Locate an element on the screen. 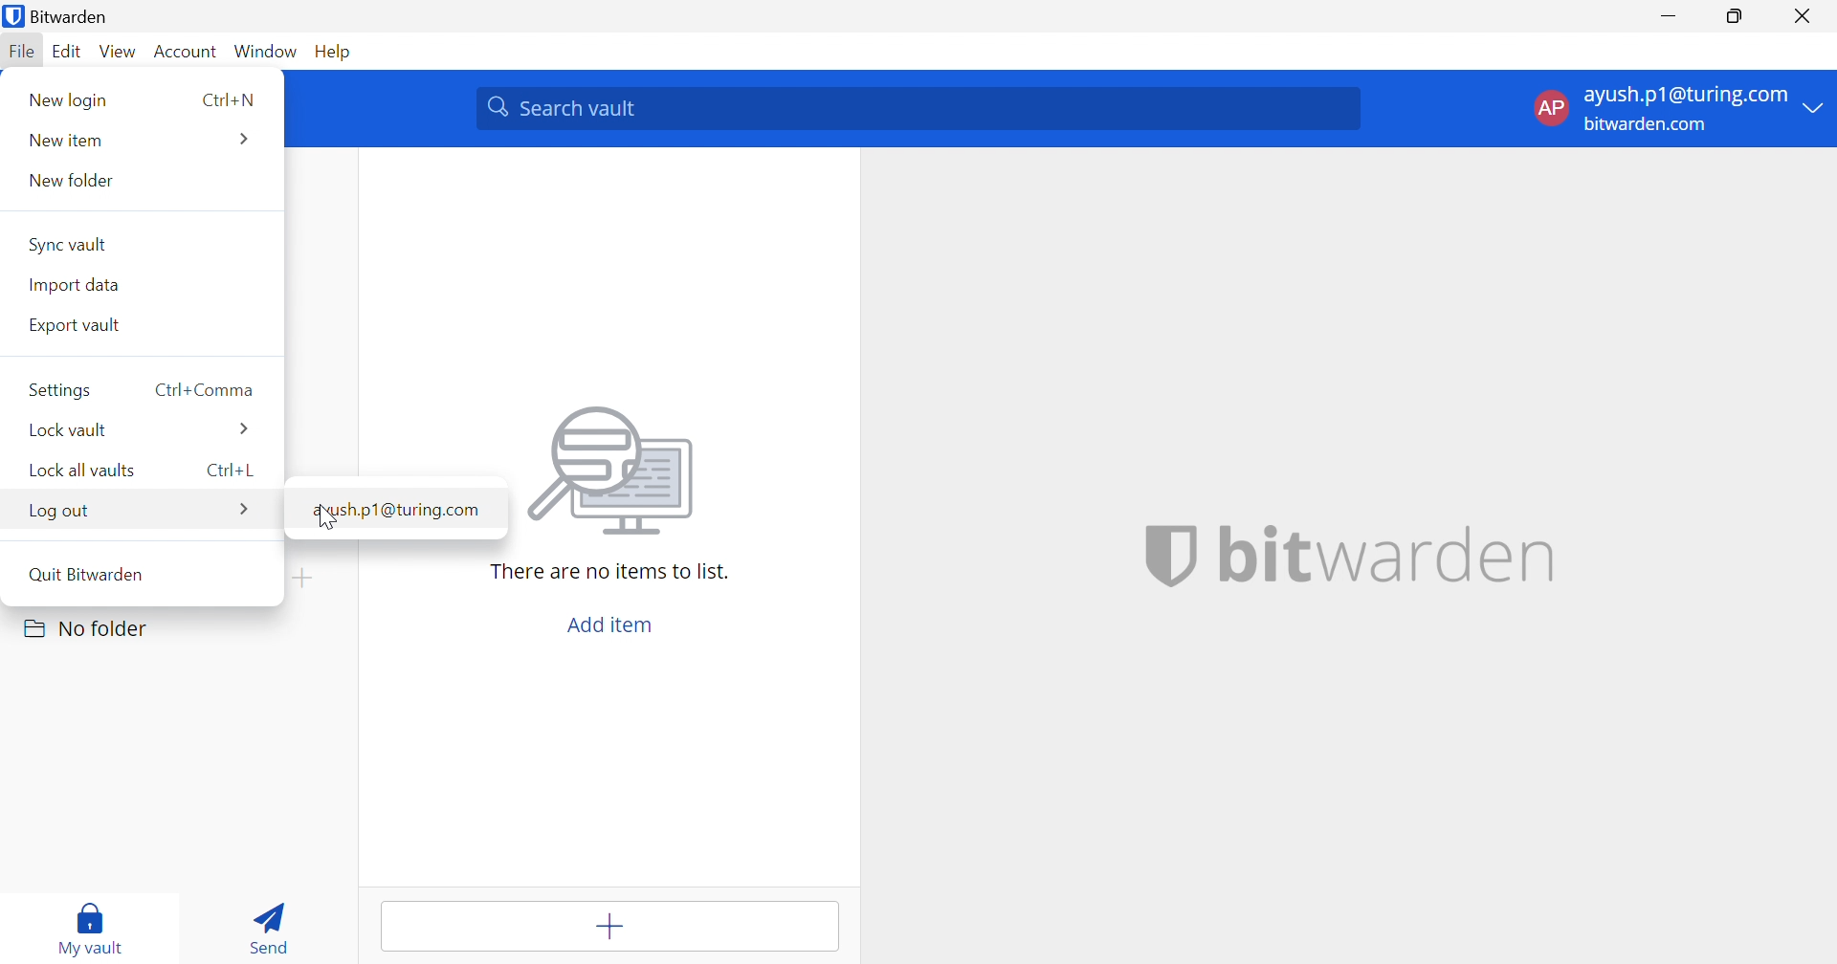 The width and height of the screenshot is (1837, 964). Restore Down is located at coordinates (1733, 16).